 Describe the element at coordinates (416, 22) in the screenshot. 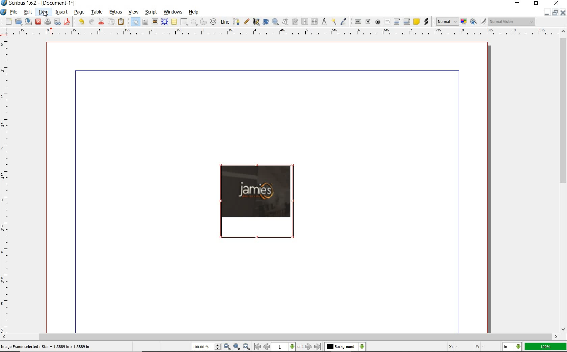

I see `text annotation` at that location.